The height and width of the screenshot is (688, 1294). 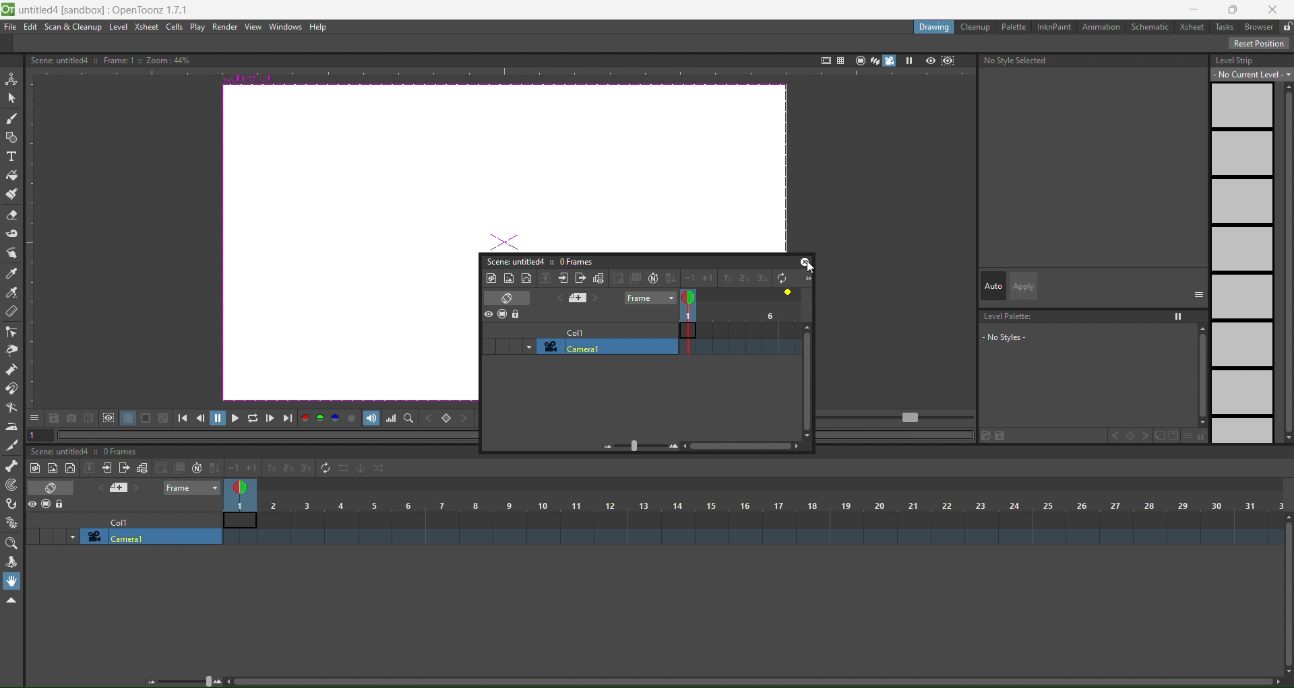 What do you see at coordinates (619, 278) in the screenshot?
I see `` at bounding box center [619, 278].